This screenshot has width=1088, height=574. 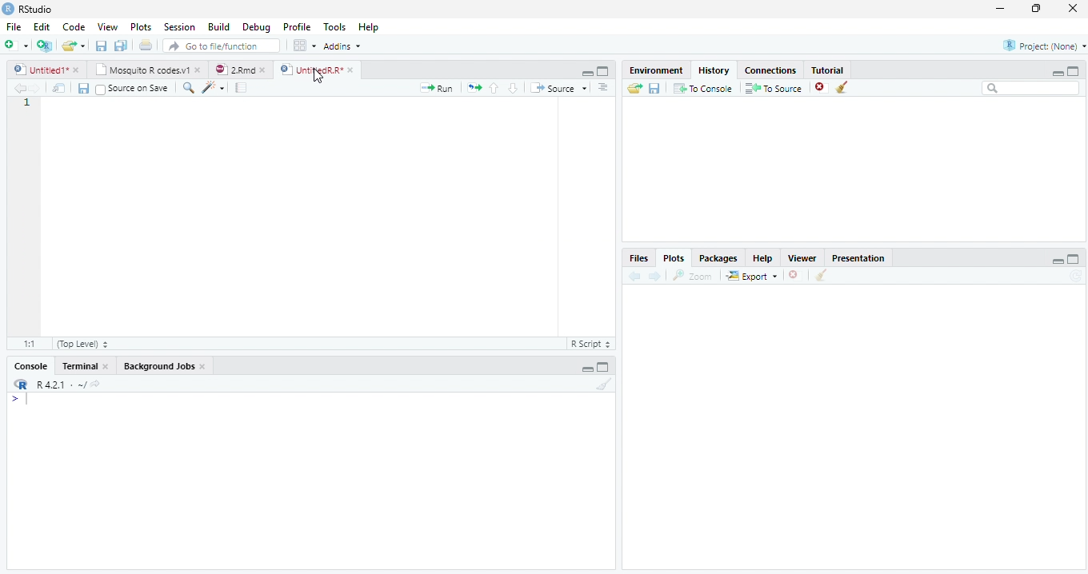 What do you see at coordinates (795, 274) in the screenshot?
I see `delete ` at bounding box center [795, 274].